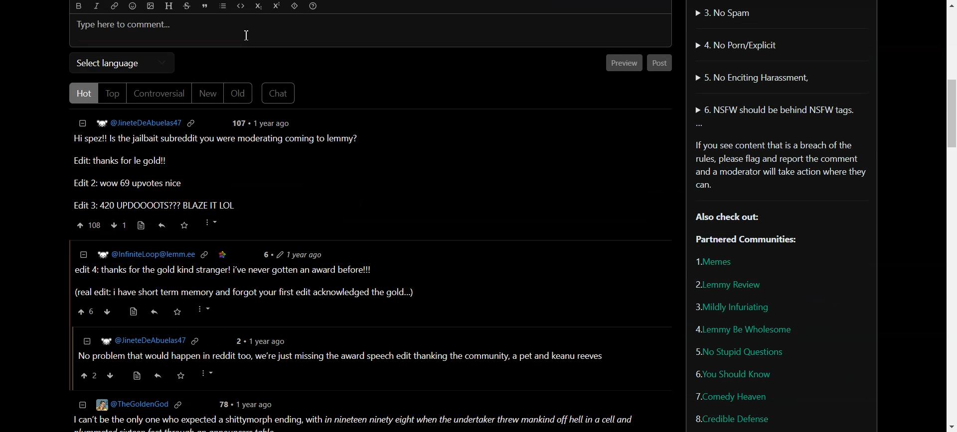  Describe the element at coordinates (738, 352) in the screenshot. I see `No Stupid Questions` at that location.